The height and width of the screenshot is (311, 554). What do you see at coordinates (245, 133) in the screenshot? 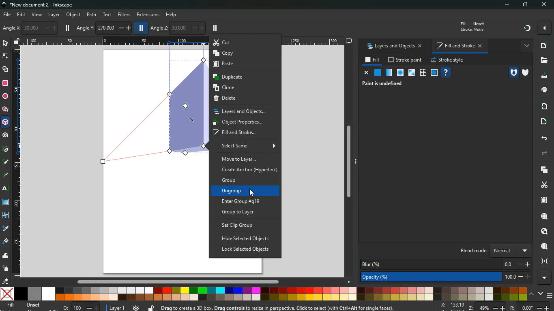
I see `fill and stroke` at bounding box center [245, 133].